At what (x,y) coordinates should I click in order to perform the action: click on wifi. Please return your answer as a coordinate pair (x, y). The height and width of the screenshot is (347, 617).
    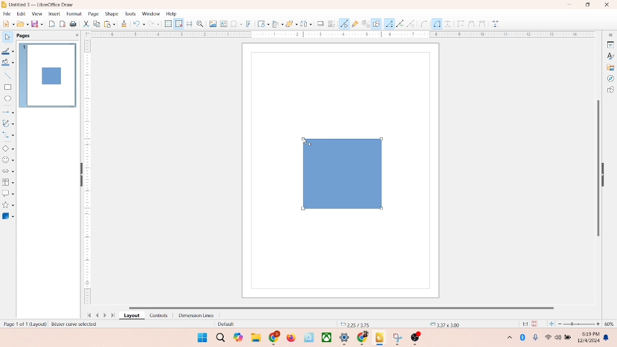
    Looking at the image, I should click on (548, 335).